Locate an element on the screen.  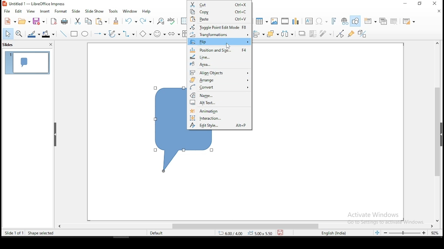
n is located at coordinates (219, 95).